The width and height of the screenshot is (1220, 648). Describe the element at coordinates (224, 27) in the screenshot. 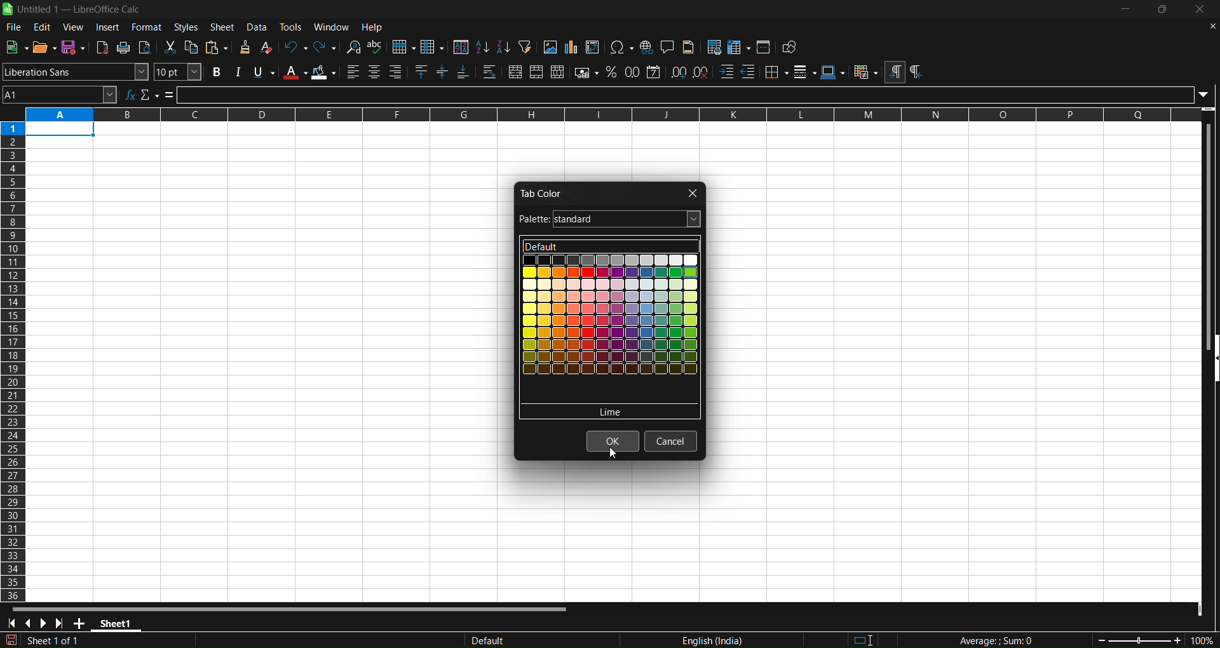

I see `sheet` at that location.